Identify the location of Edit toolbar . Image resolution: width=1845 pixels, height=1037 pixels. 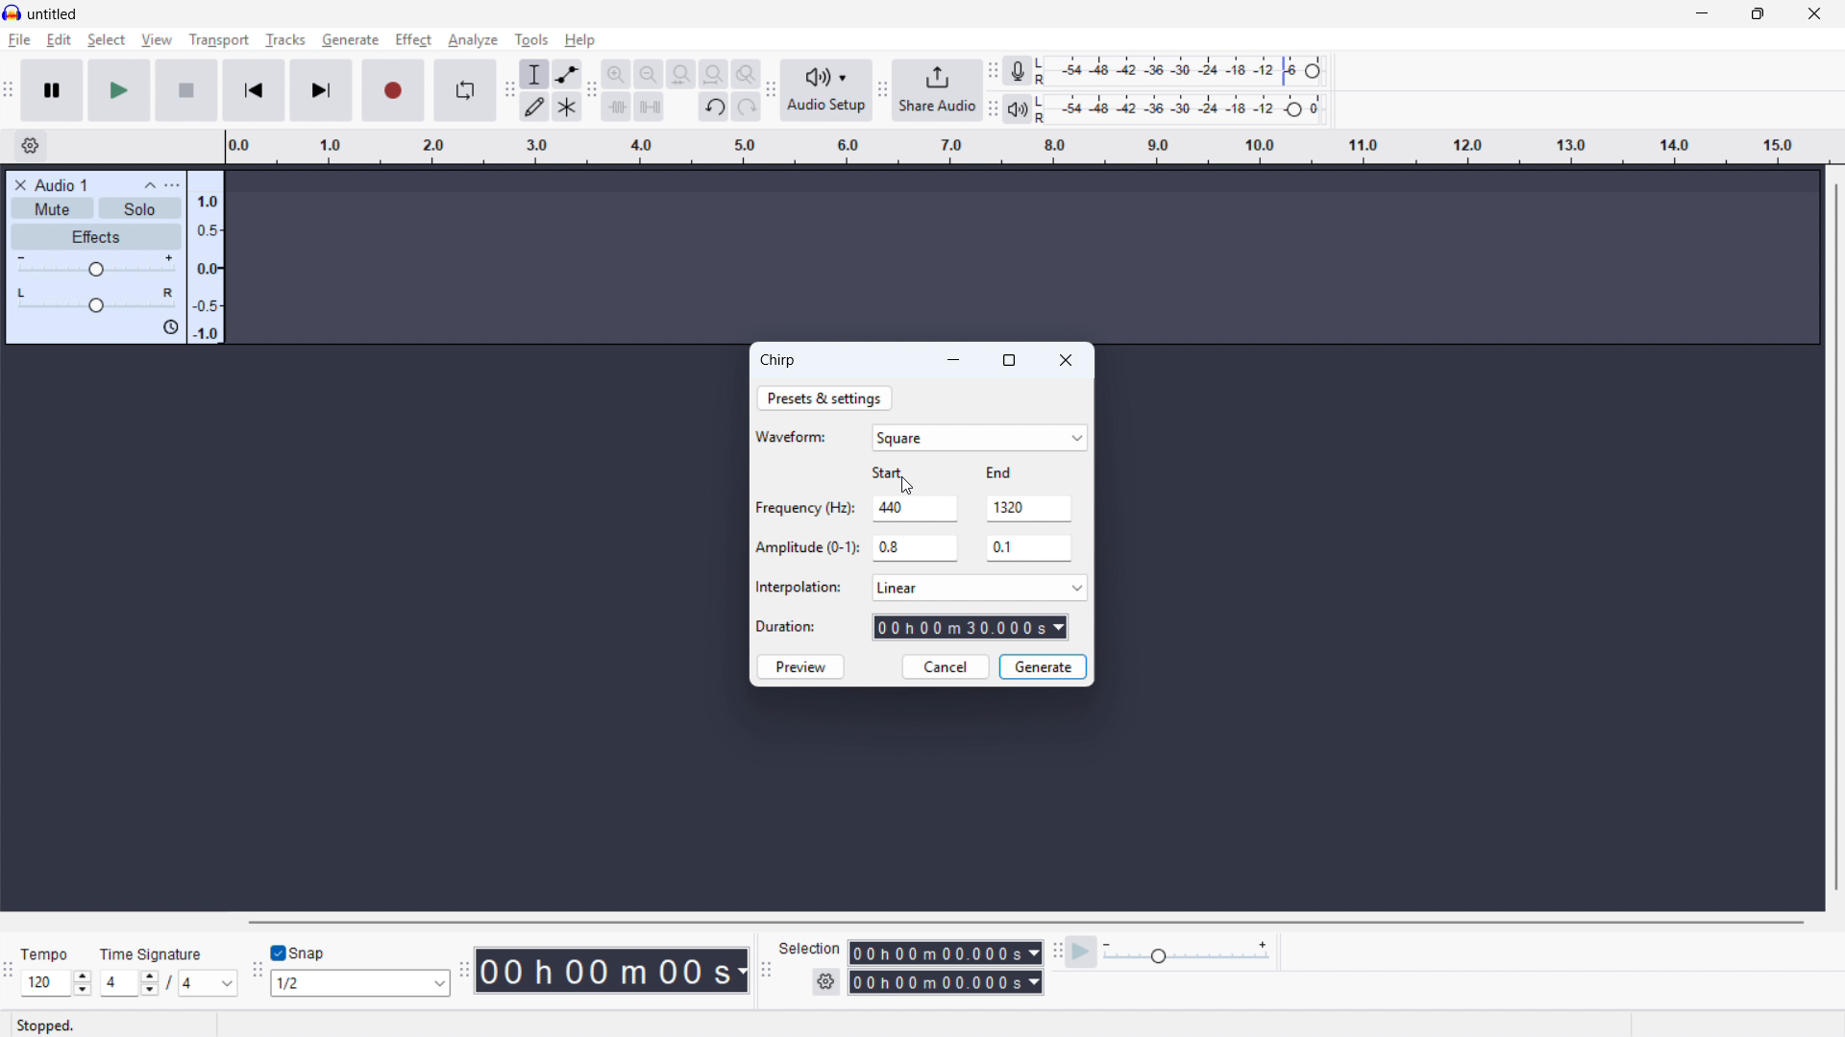
(592, 92).